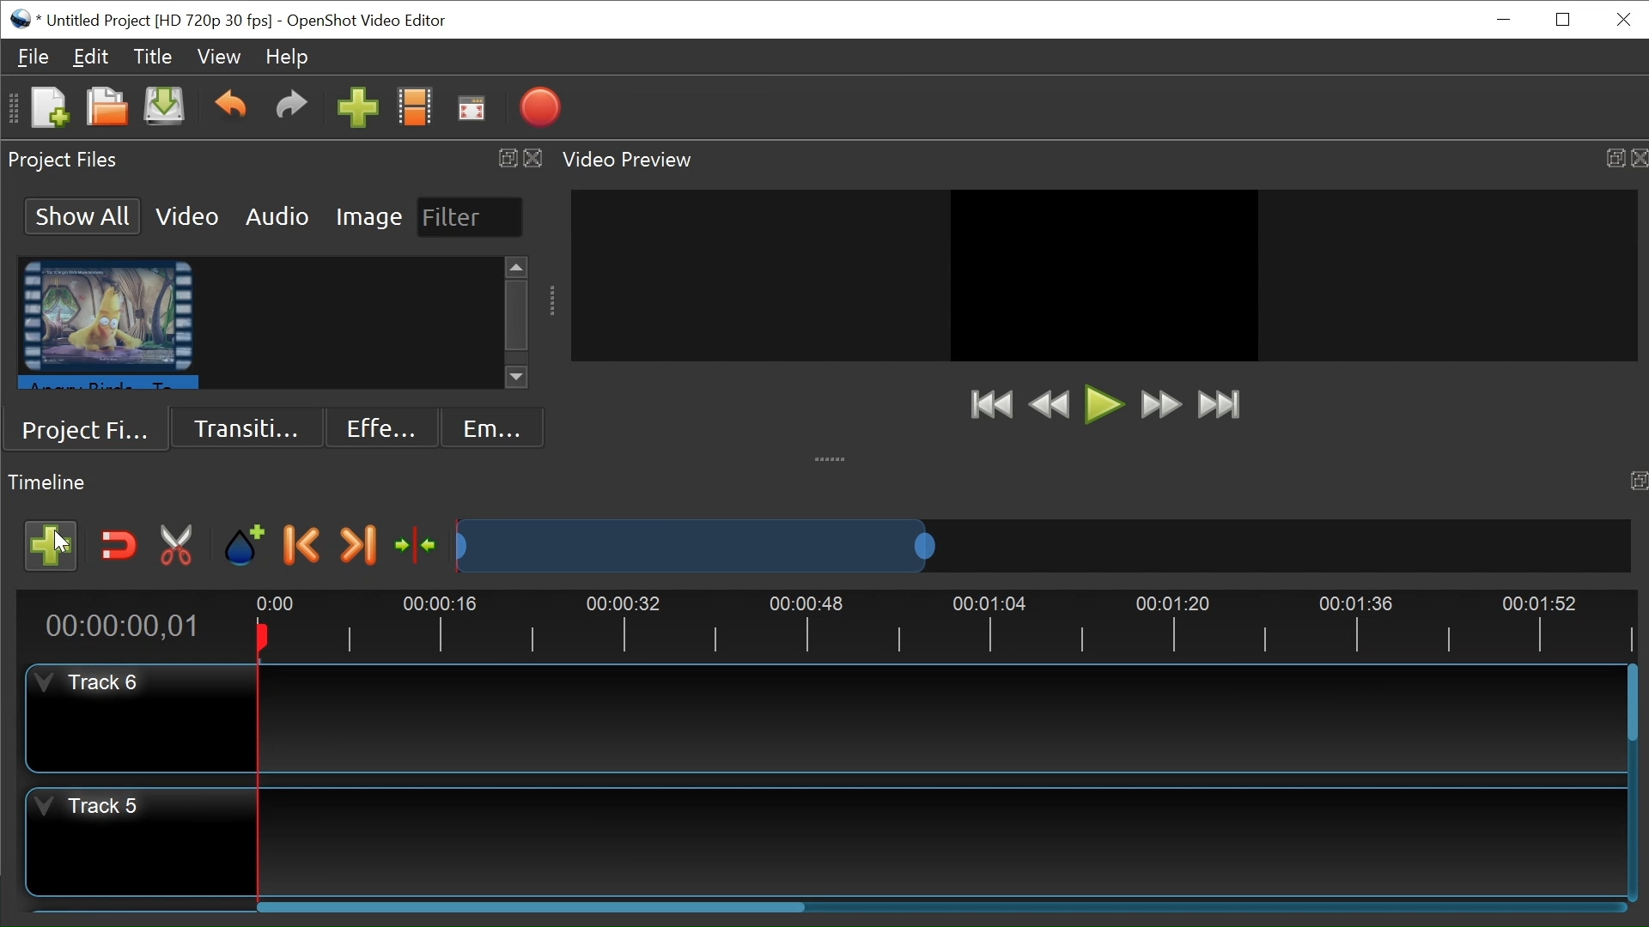 The width and height of the screenshot is (1649, 927). What do you see at coordinates (83, 215) in the screenshot?
I see `Show All` at bounding box center [83, 215].